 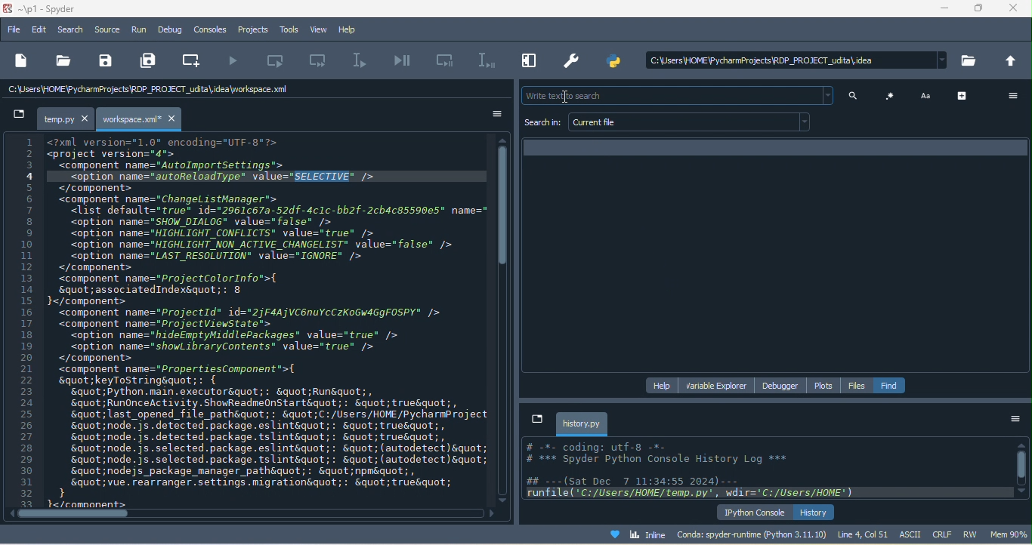 What do you see at coordinates (891, 96) in the screenshot?
I see `icon` at bounding box center [891, 96].